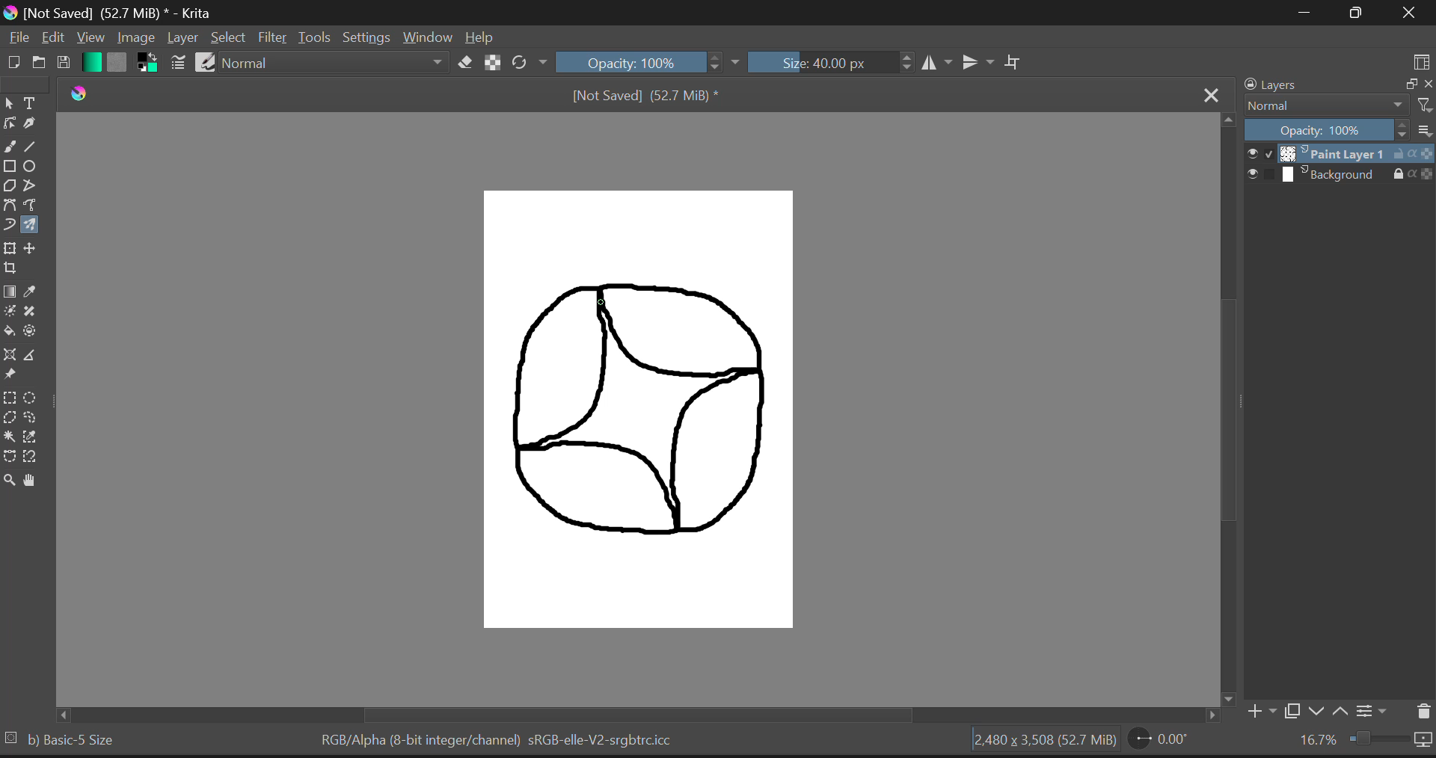 The image size is (1436, 758). Describe the element at coordinates (426, 38) in the screenshot. I see `Window` at that location.